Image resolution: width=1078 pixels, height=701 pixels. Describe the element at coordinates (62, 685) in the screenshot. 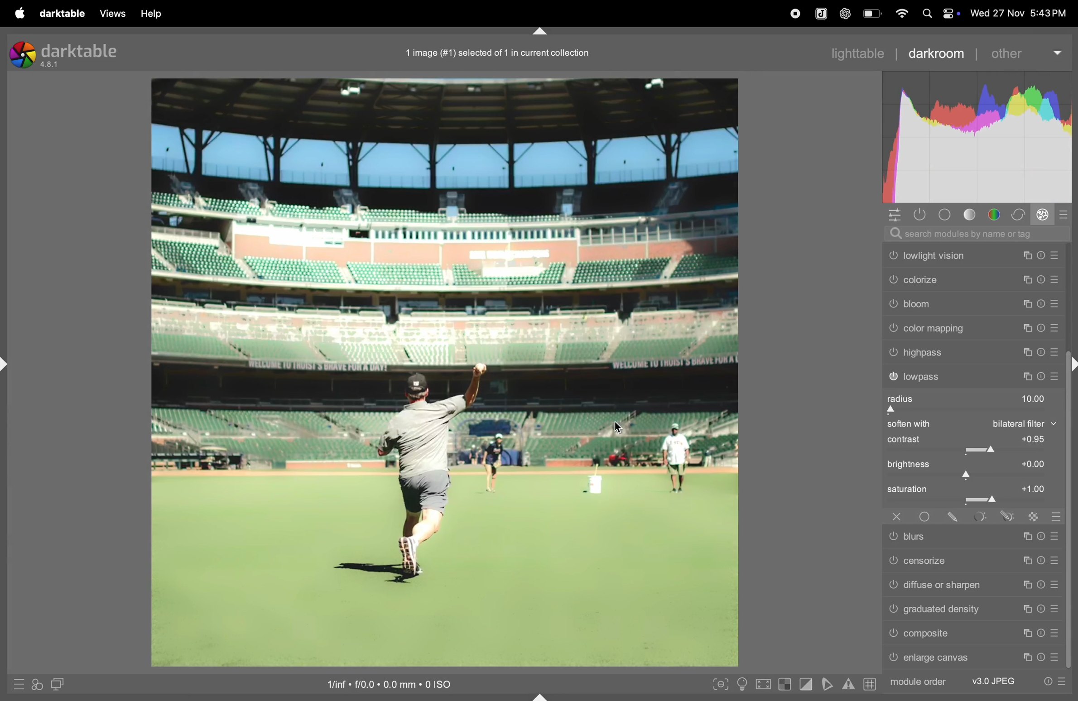

I see `display second dark room image window` at that location.